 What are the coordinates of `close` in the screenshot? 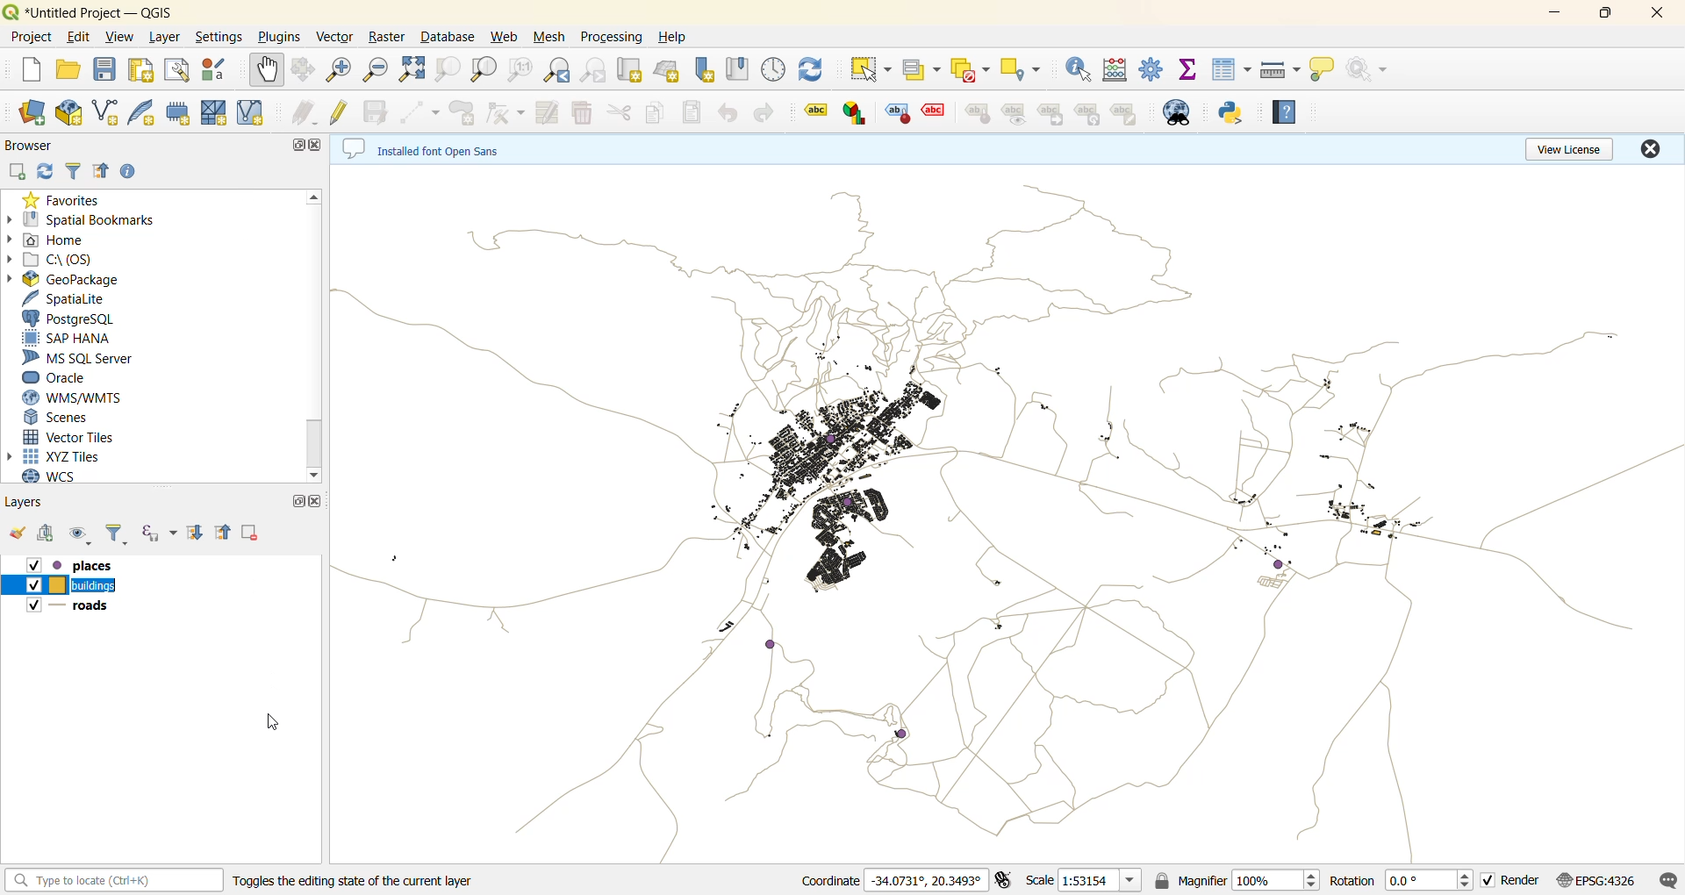 It's located at (319, 498).